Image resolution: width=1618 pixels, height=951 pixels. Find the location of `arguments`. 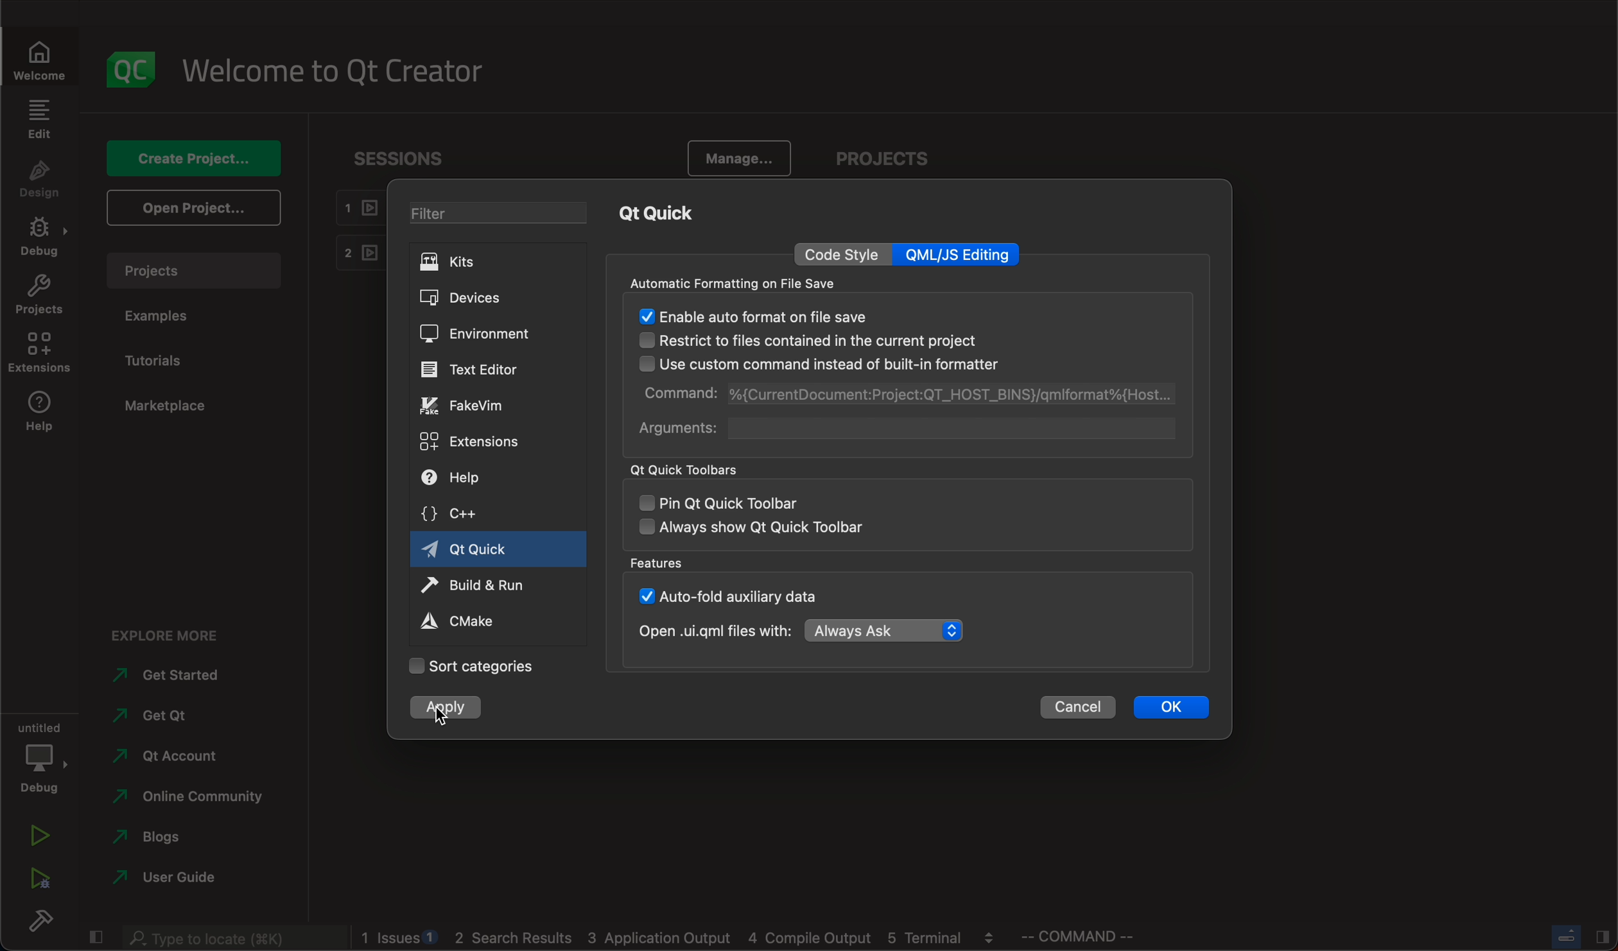

arguments is located at coordinates (909, 427).